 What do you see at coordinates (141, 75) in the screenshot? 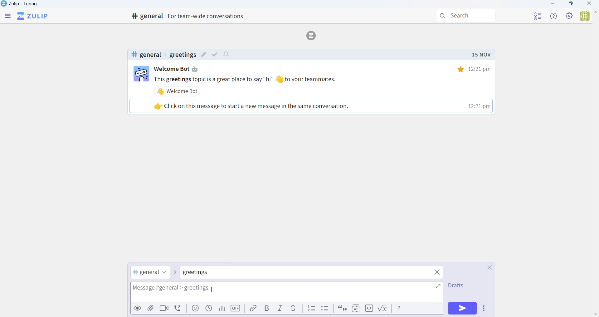
I see `image` at bounding box center [141, 75].